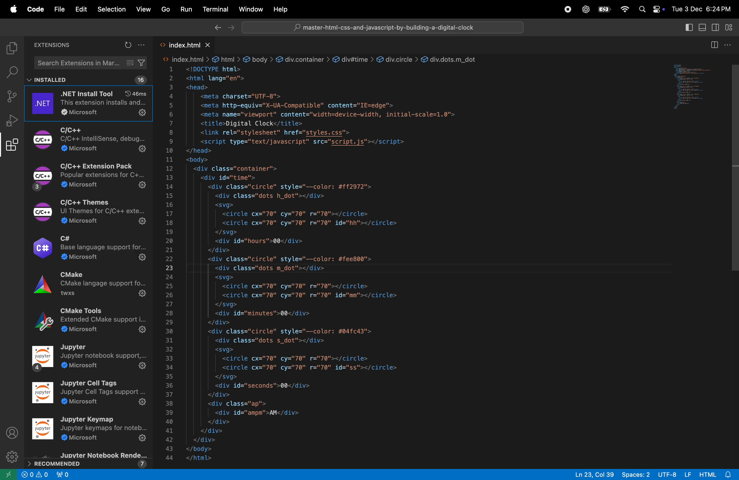 Image resolution: width=739 pixels, height=480 pixels. What do you see at coordinates (90, 215) in the screenshot?
I see `Extension C\c++ themes` at bounding box center [90, 215].